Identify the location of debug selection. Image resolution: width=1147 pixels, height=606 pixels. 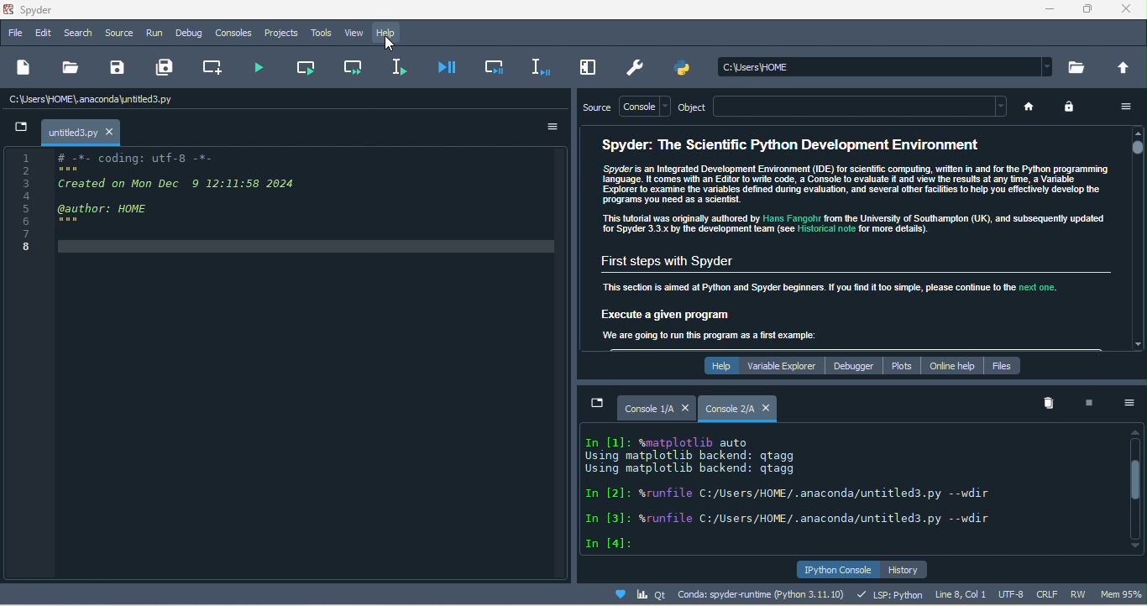
(535, 66).